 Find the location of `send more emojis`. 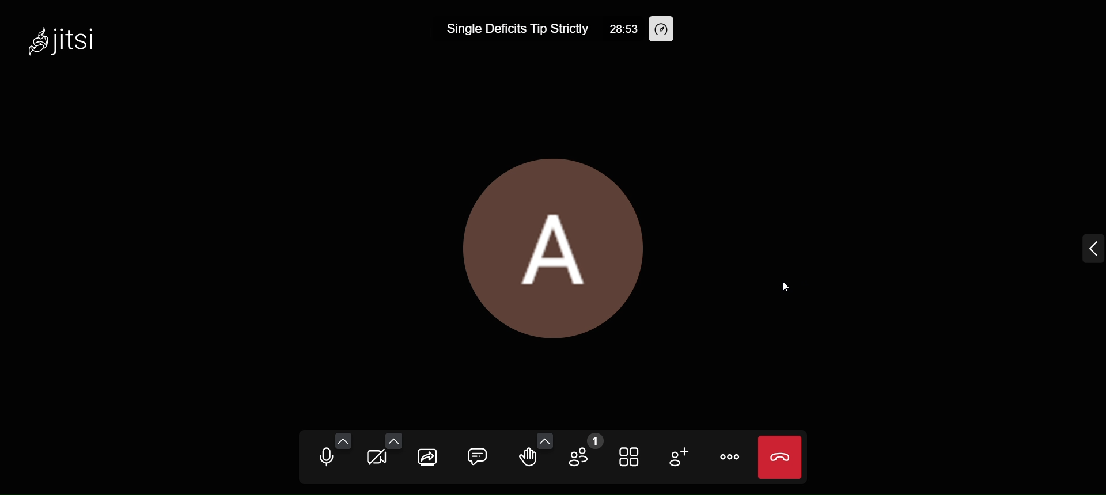

send more emojis is located at coordinates (542, 440).